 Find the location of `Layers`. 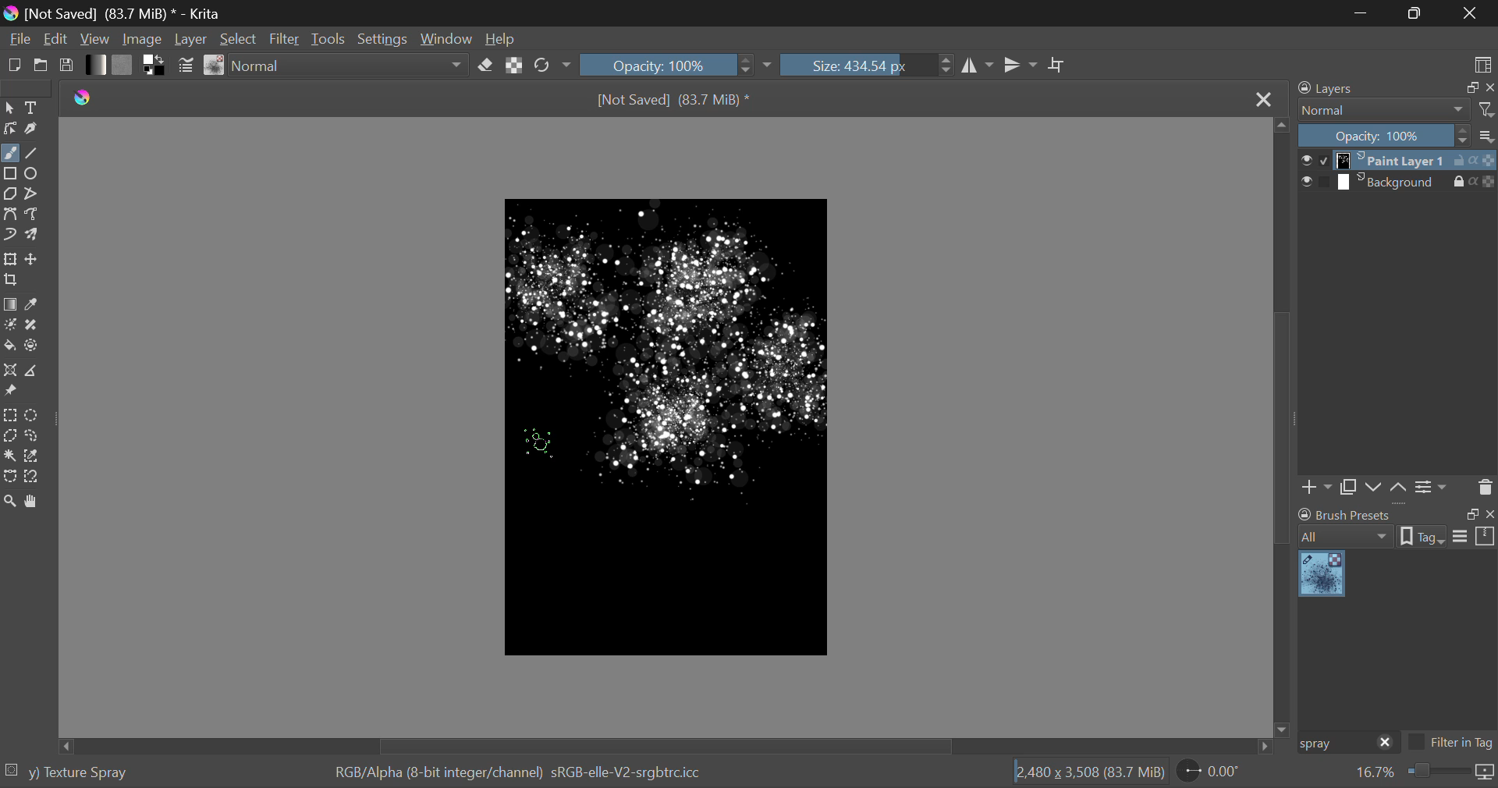

Layers is located at coordinates (1335, 87).